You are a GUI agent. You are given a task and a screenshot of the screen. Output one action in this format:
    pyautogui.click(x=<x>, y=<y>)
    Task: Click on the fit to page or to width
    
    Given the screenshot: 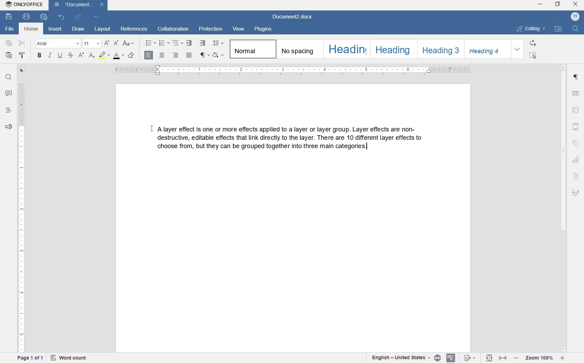 What is the action you would take?
    pyautogui.click(x=496, y=358)
    